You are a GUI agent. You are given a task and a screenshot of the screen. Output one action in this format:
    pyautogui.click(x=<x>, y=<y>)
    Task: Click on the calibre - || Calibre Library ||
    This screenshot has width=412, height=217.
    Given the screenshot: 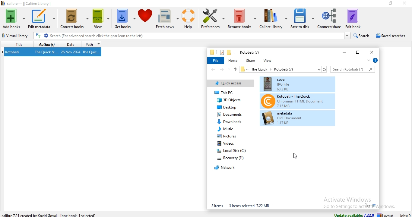 What is the action you would take?
    pyautogui.click(x=29, y=3)
    